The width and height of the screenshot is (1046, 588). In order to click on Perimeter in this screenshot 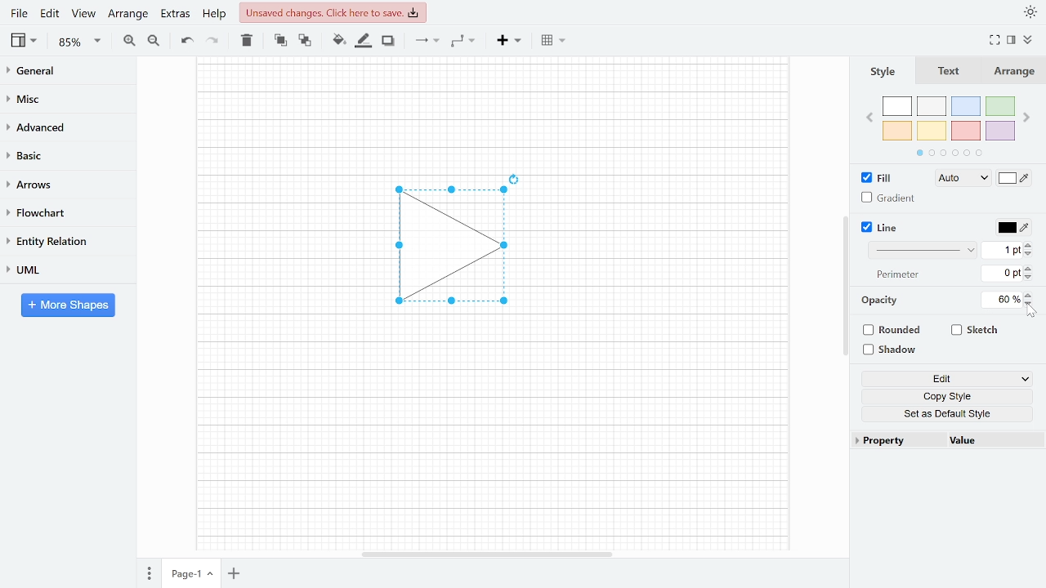, I will do `click(895, 275)`.